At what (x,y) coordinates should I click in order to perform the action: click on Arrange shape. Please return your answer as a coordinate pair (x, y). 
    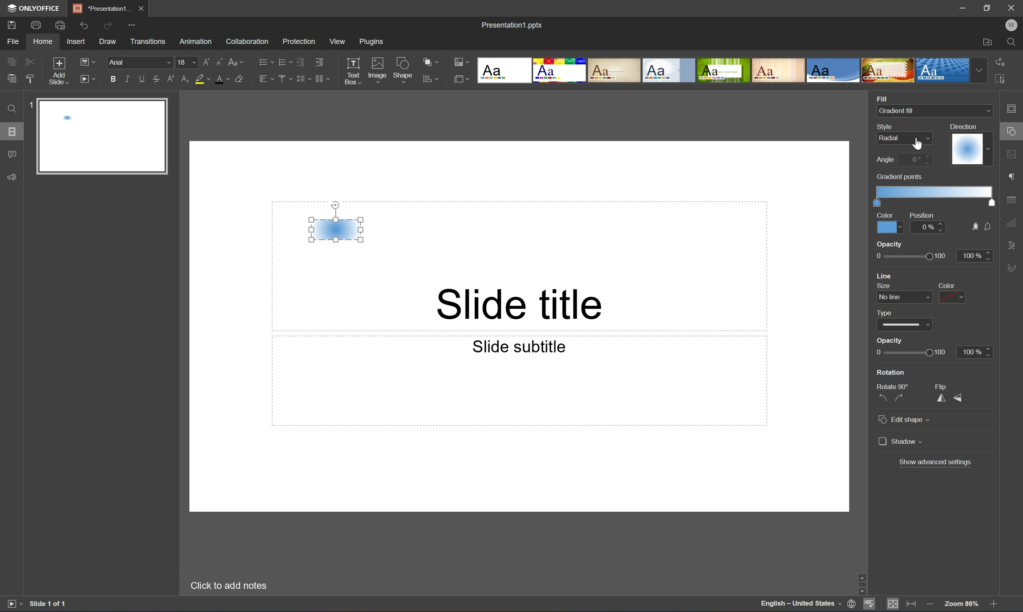
    Looking at the image, I should click on (433, 62).